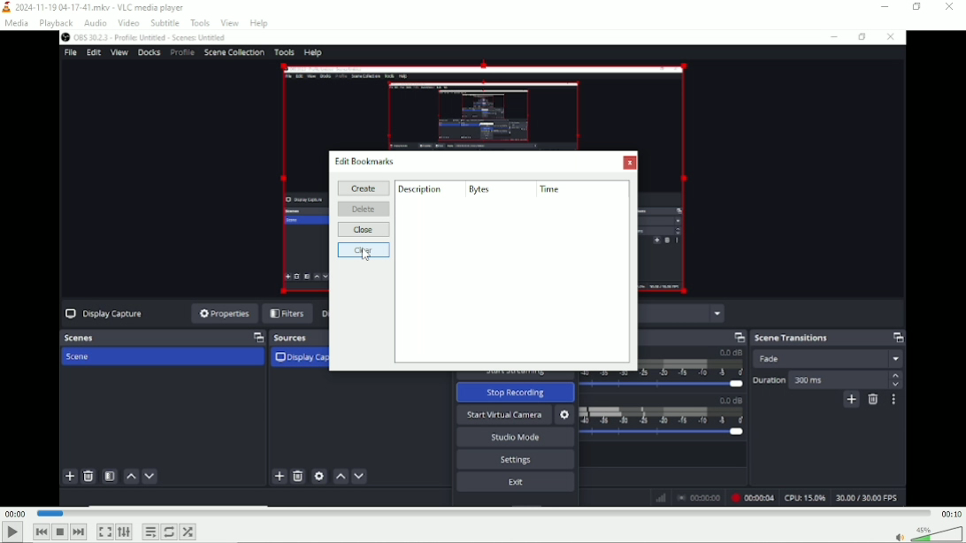  I want to click on Time, so click(554, 190).